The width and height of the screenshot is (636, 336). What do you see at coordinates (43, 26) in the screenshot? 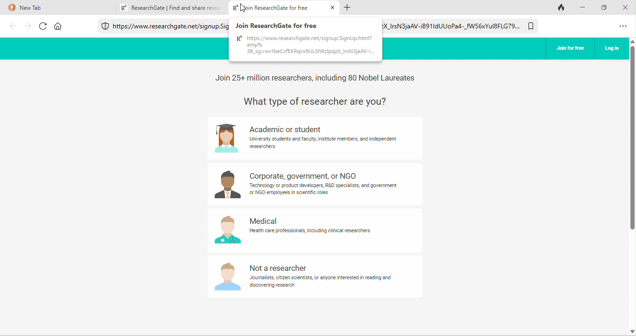
I see `refresh` at bounding box center [43, 26].